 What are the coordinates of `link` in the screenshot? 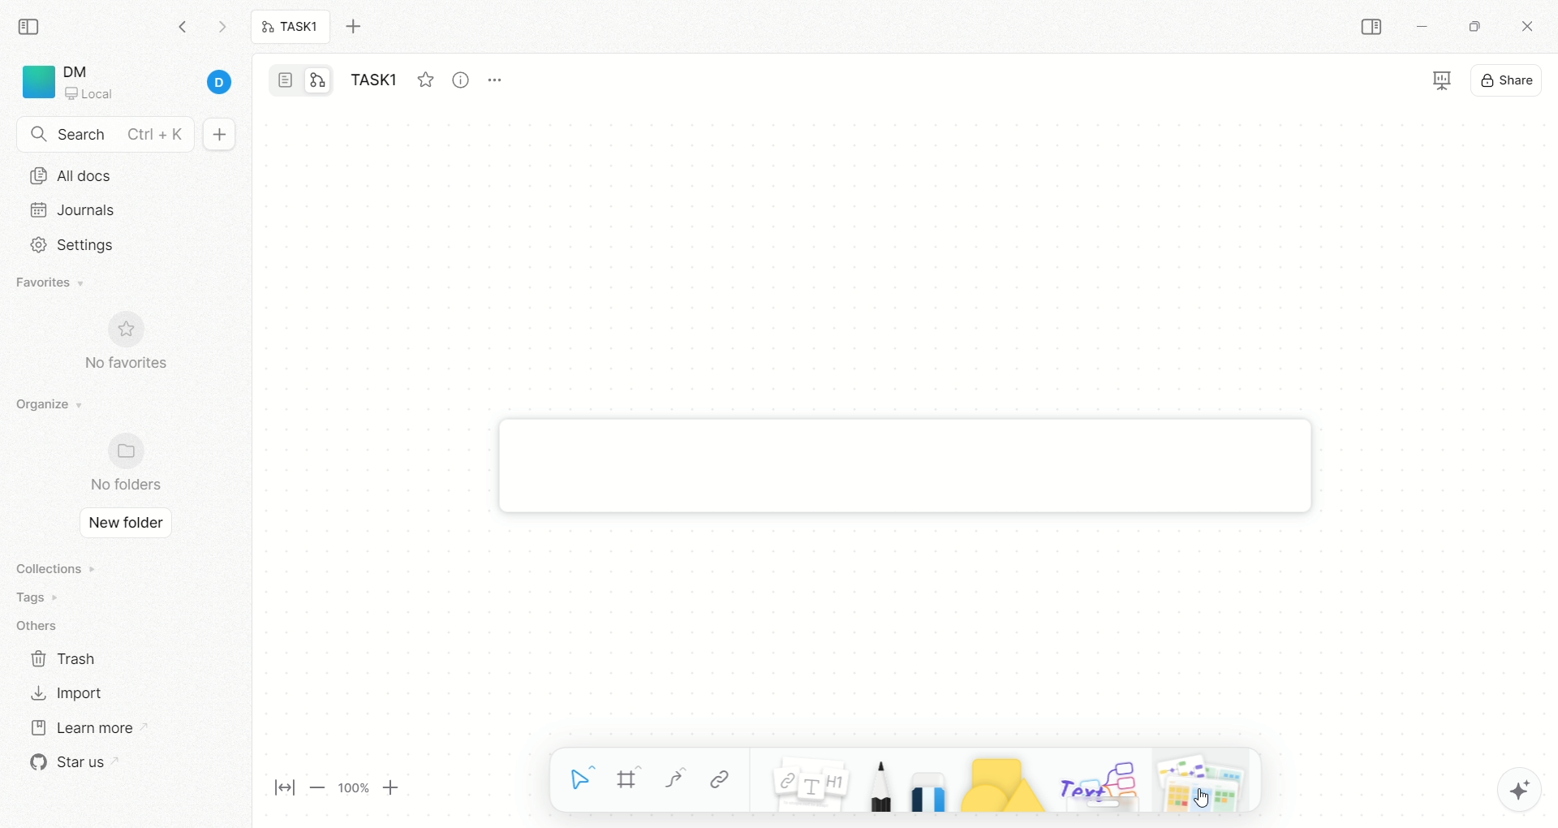 It's located at (720, 779).